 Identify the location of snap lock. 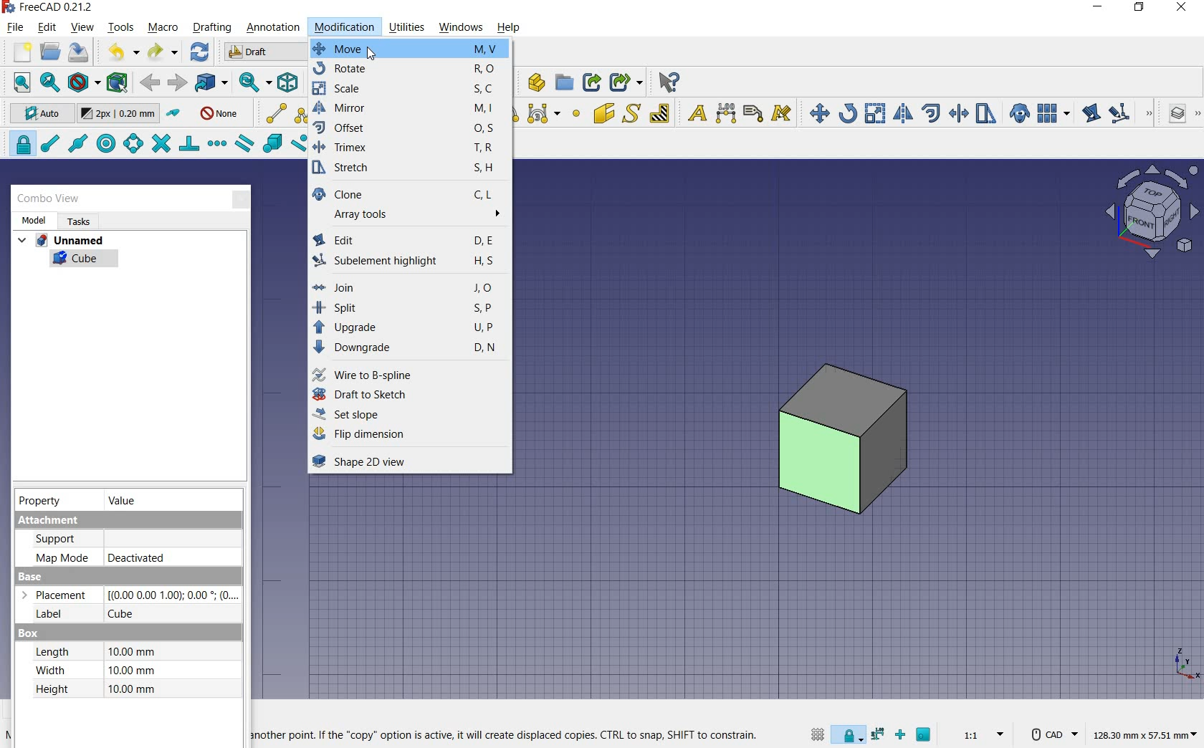
(19, 144).